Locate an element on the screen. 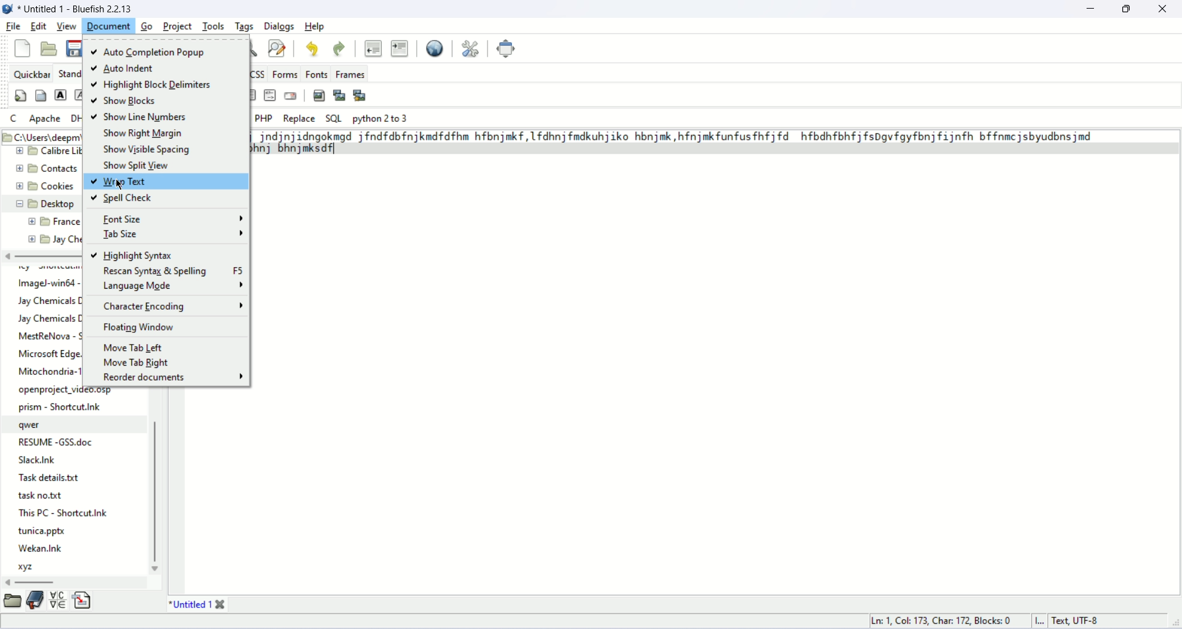  qwer is located at coordinates (35, 425).